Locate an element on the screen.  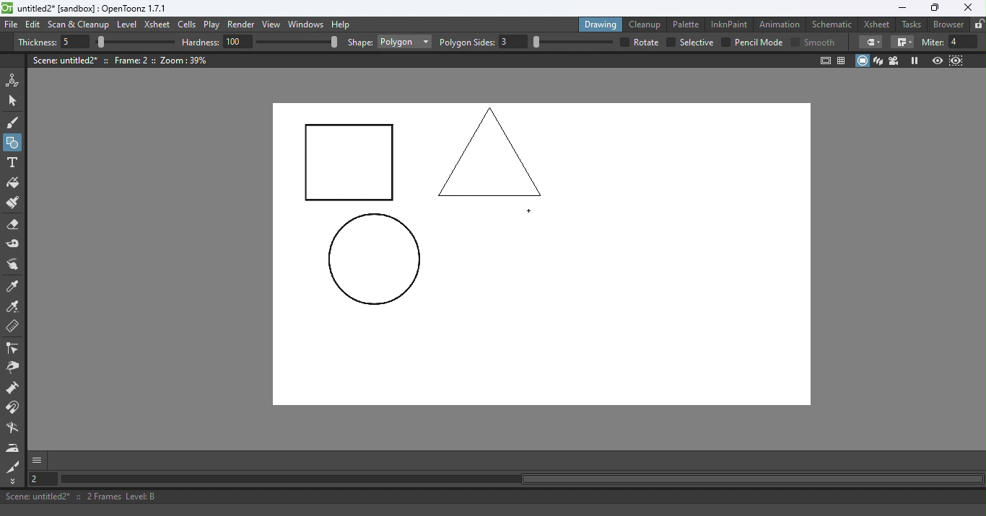
Tape tool is located at coordinates (15, 245).